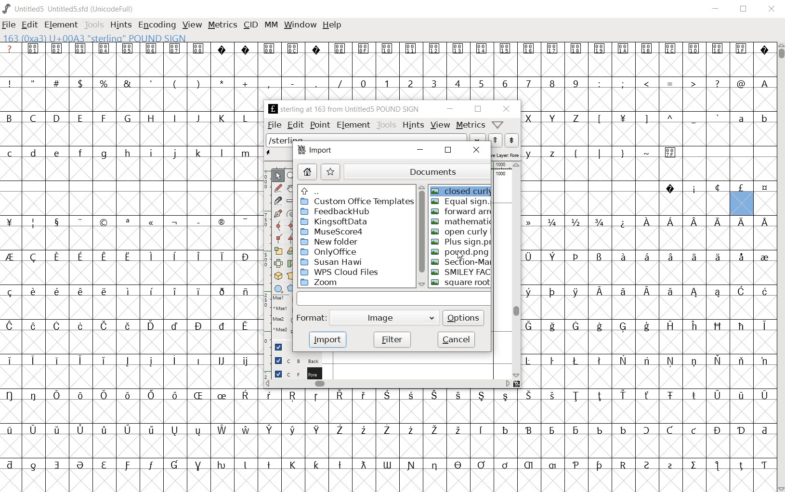 Image resolution: width=785 pixels, height=492 pixels. I want to click on Symbol, so click(764, 292).